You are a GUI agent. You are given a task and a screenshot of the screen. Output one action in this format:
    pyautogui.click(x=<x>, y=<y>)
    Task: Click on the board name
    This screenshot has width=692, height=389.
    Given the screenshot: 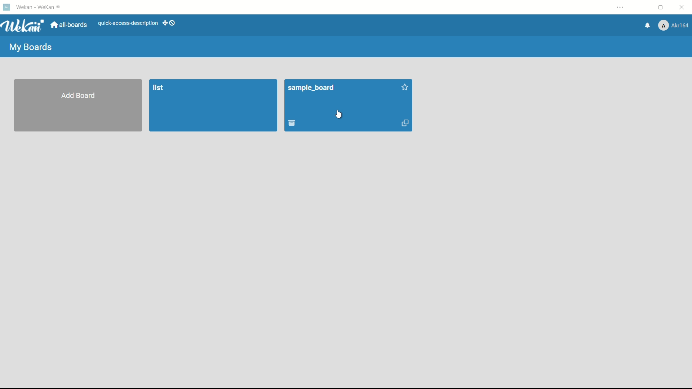 What is the action you would take?
    pyautogui.click(x=349, y=106)
    